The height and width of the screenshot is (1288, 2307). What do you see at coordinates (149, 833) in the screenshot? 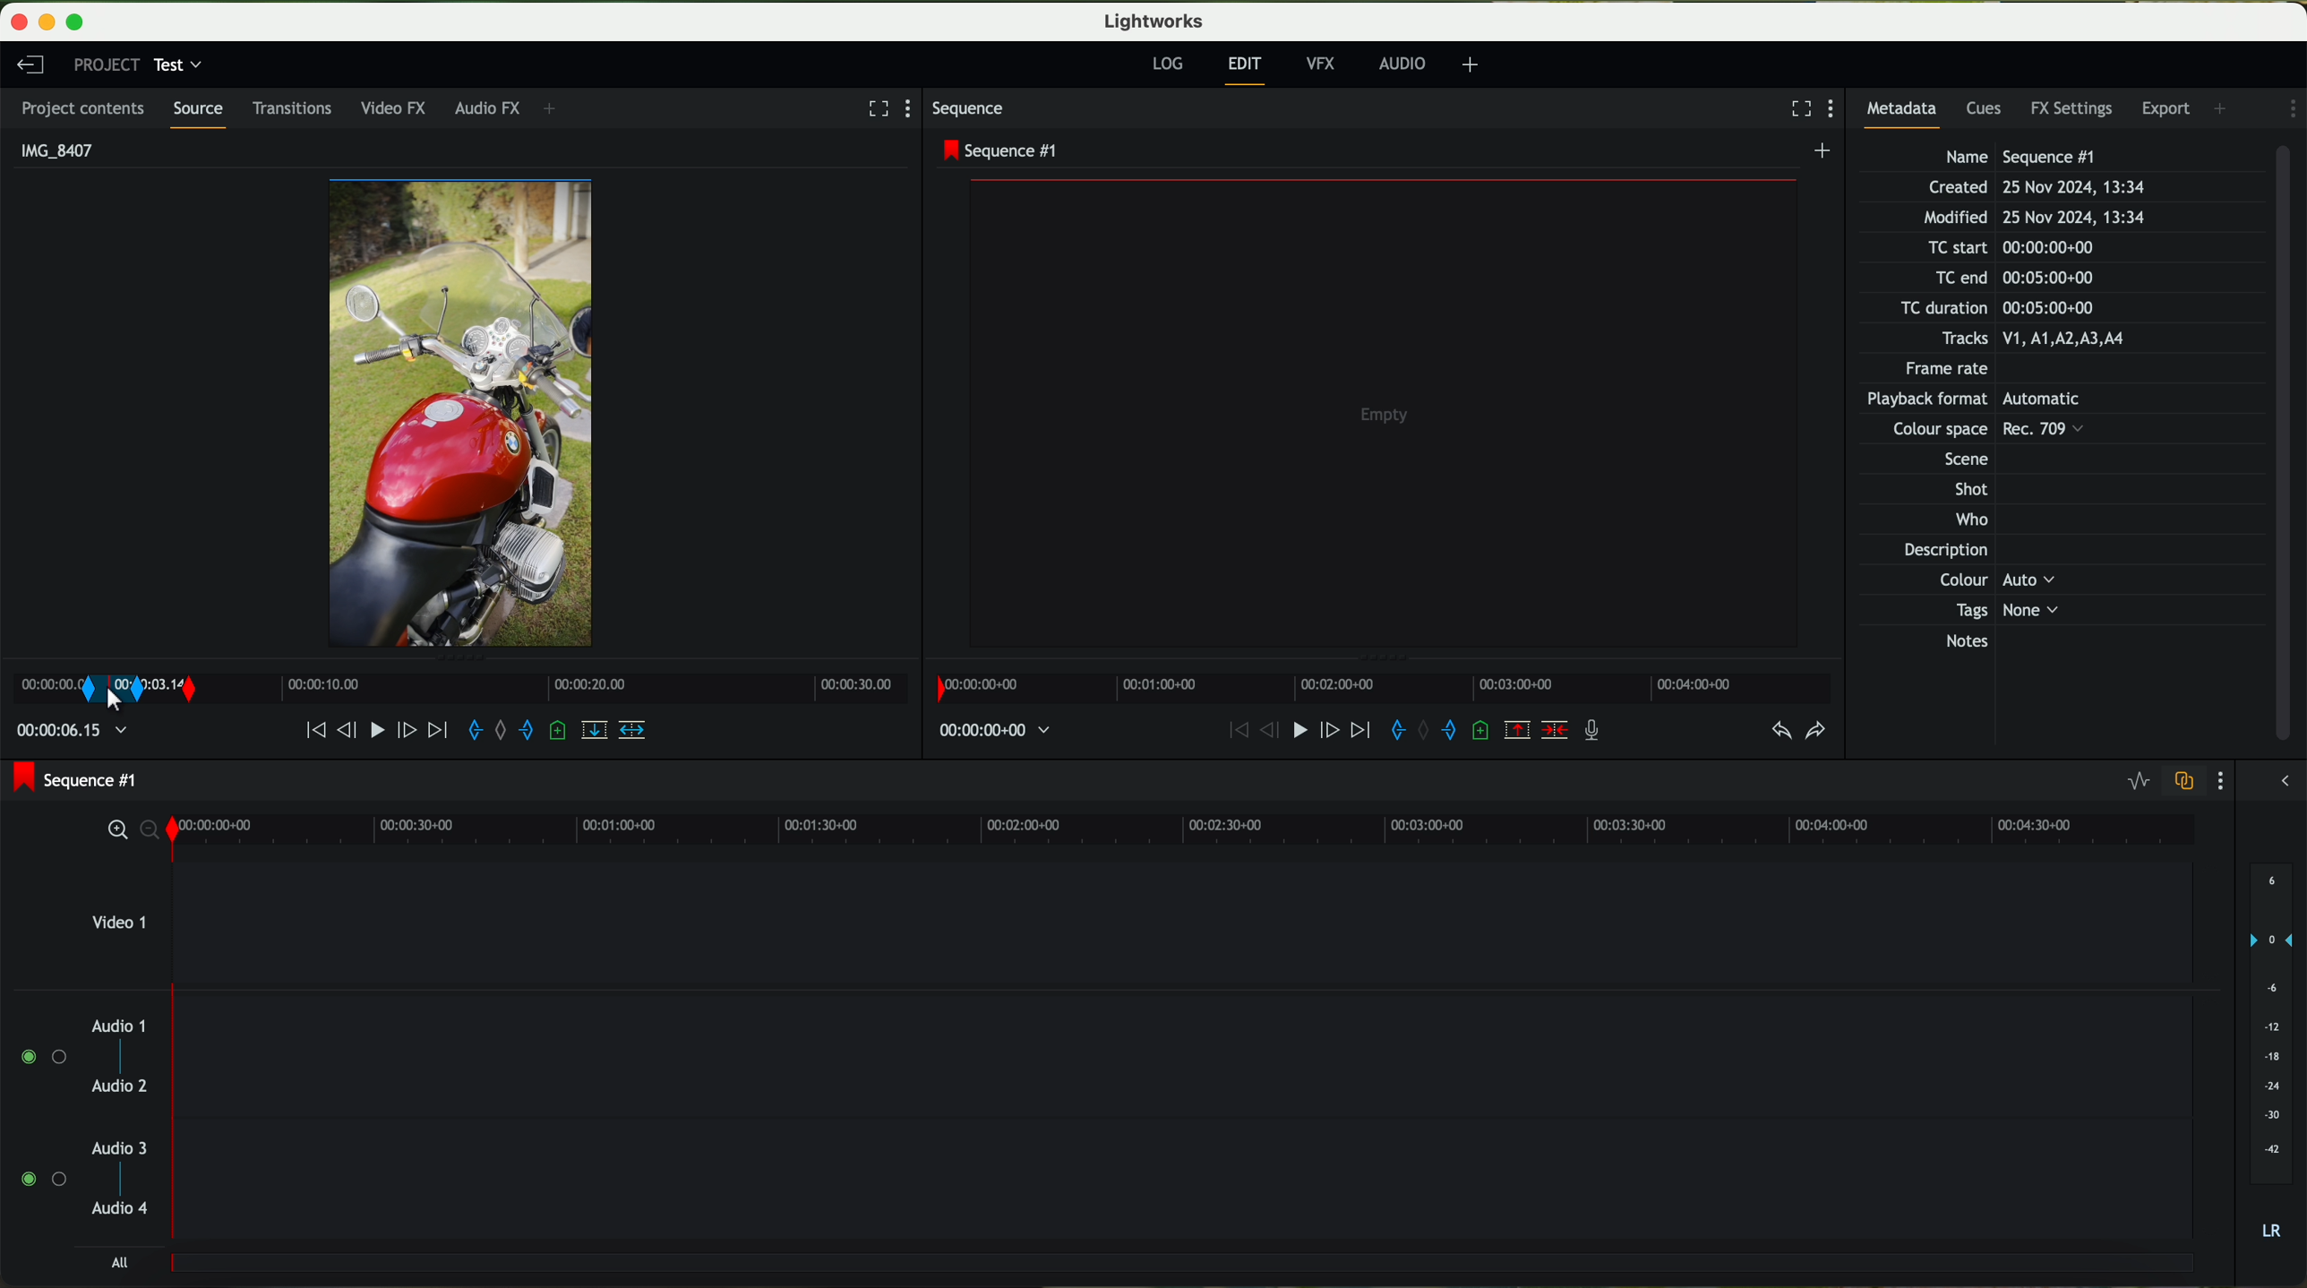
I see `zoom out` at bounding box center [149, 833].